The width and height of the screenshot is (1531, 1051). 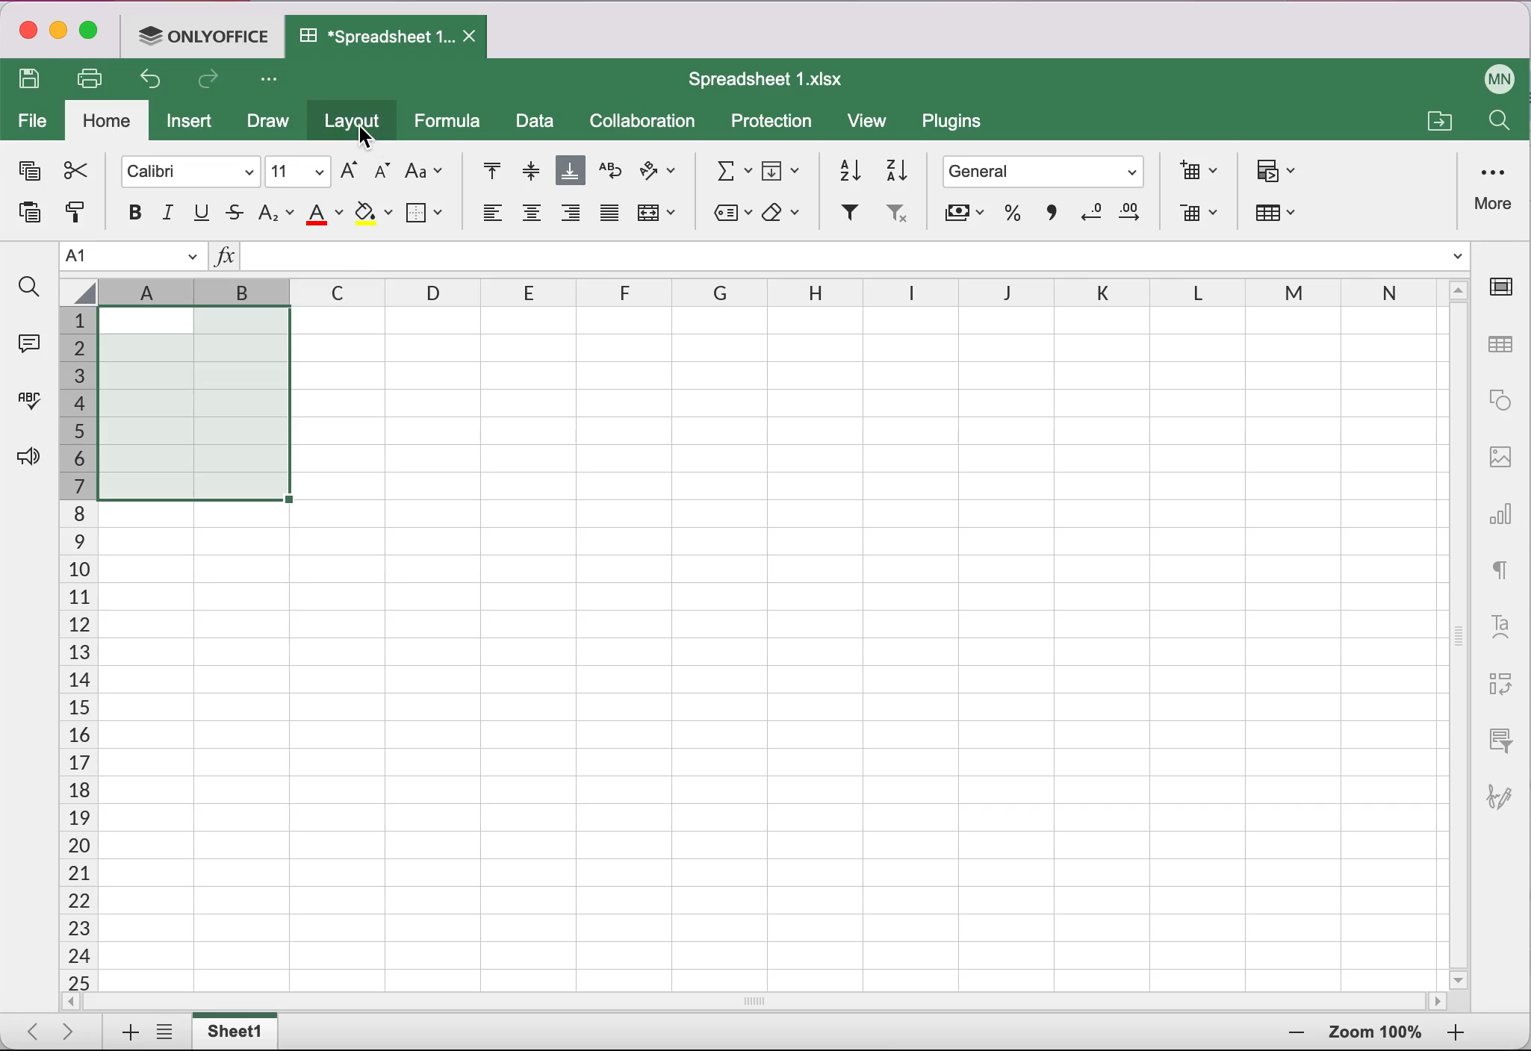 I want to click on orientation, so click(x=659, y=173).